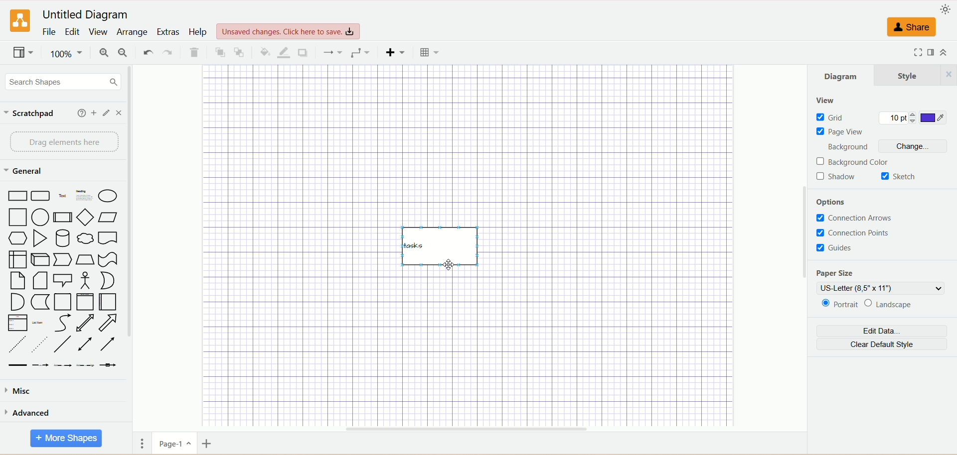 This screenshot has width=957, height=455. I want to click on Table, so click(429, 52).